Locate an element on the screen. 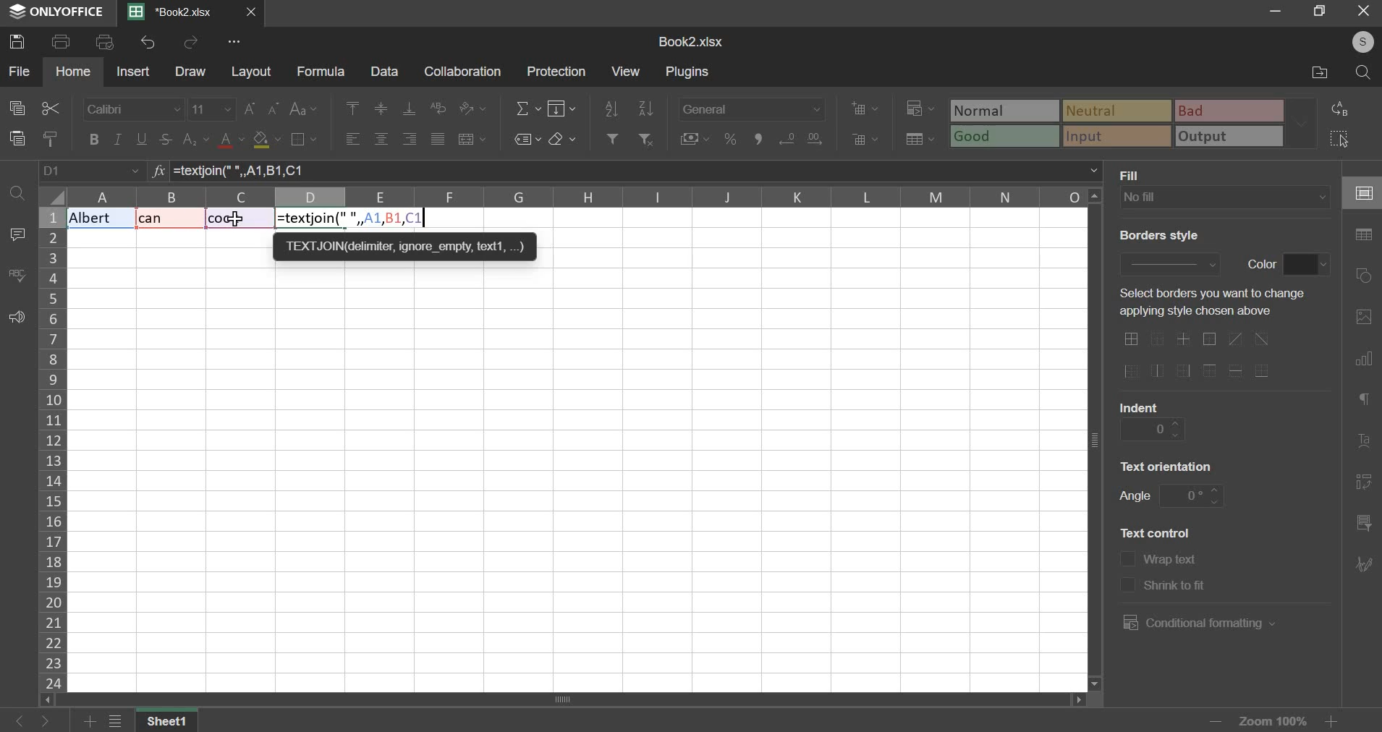 The width and height of the screenshot is (1382, 732). font is located at coordinates (132, 109).